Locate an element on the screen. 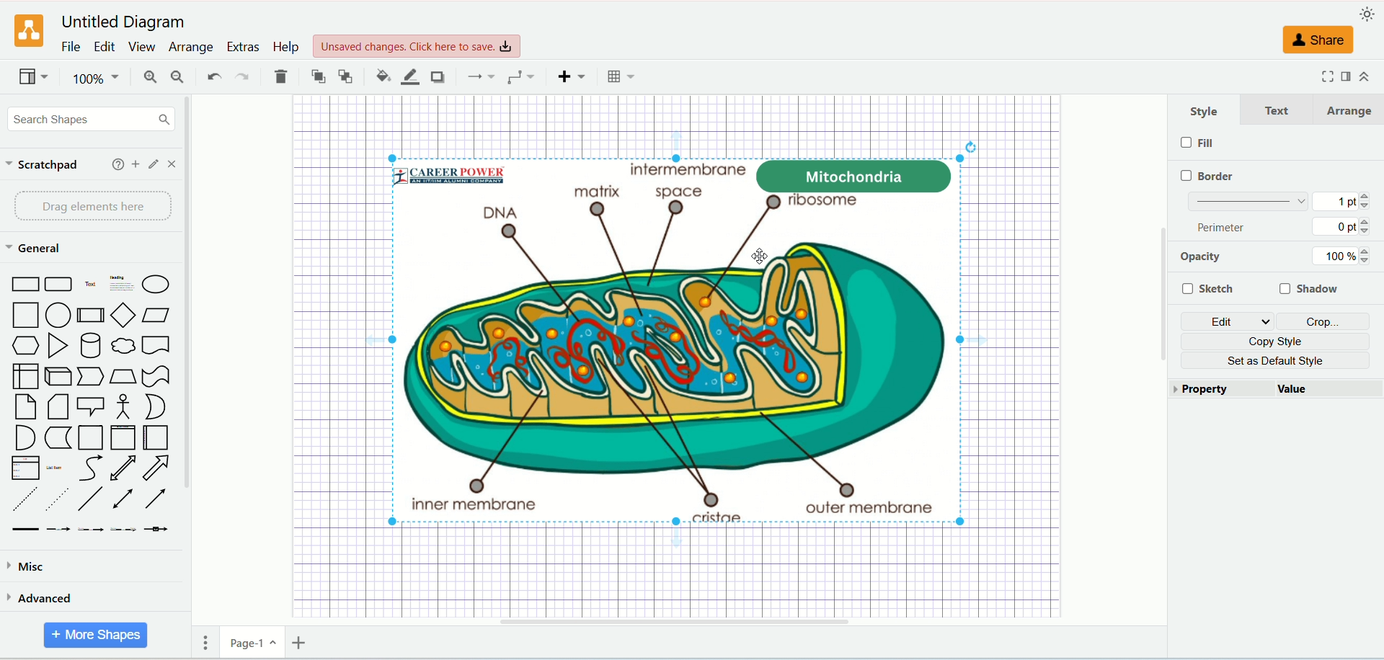  drag elements here is located at coordinates (88, 205).